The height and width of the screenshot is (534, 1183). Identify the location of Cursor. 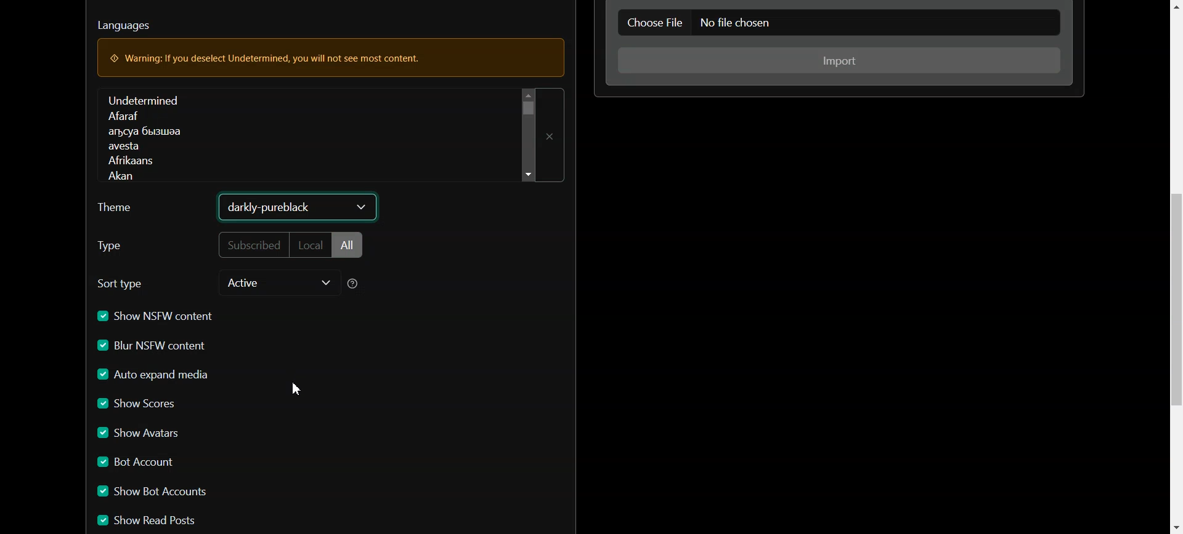
(296, 389).